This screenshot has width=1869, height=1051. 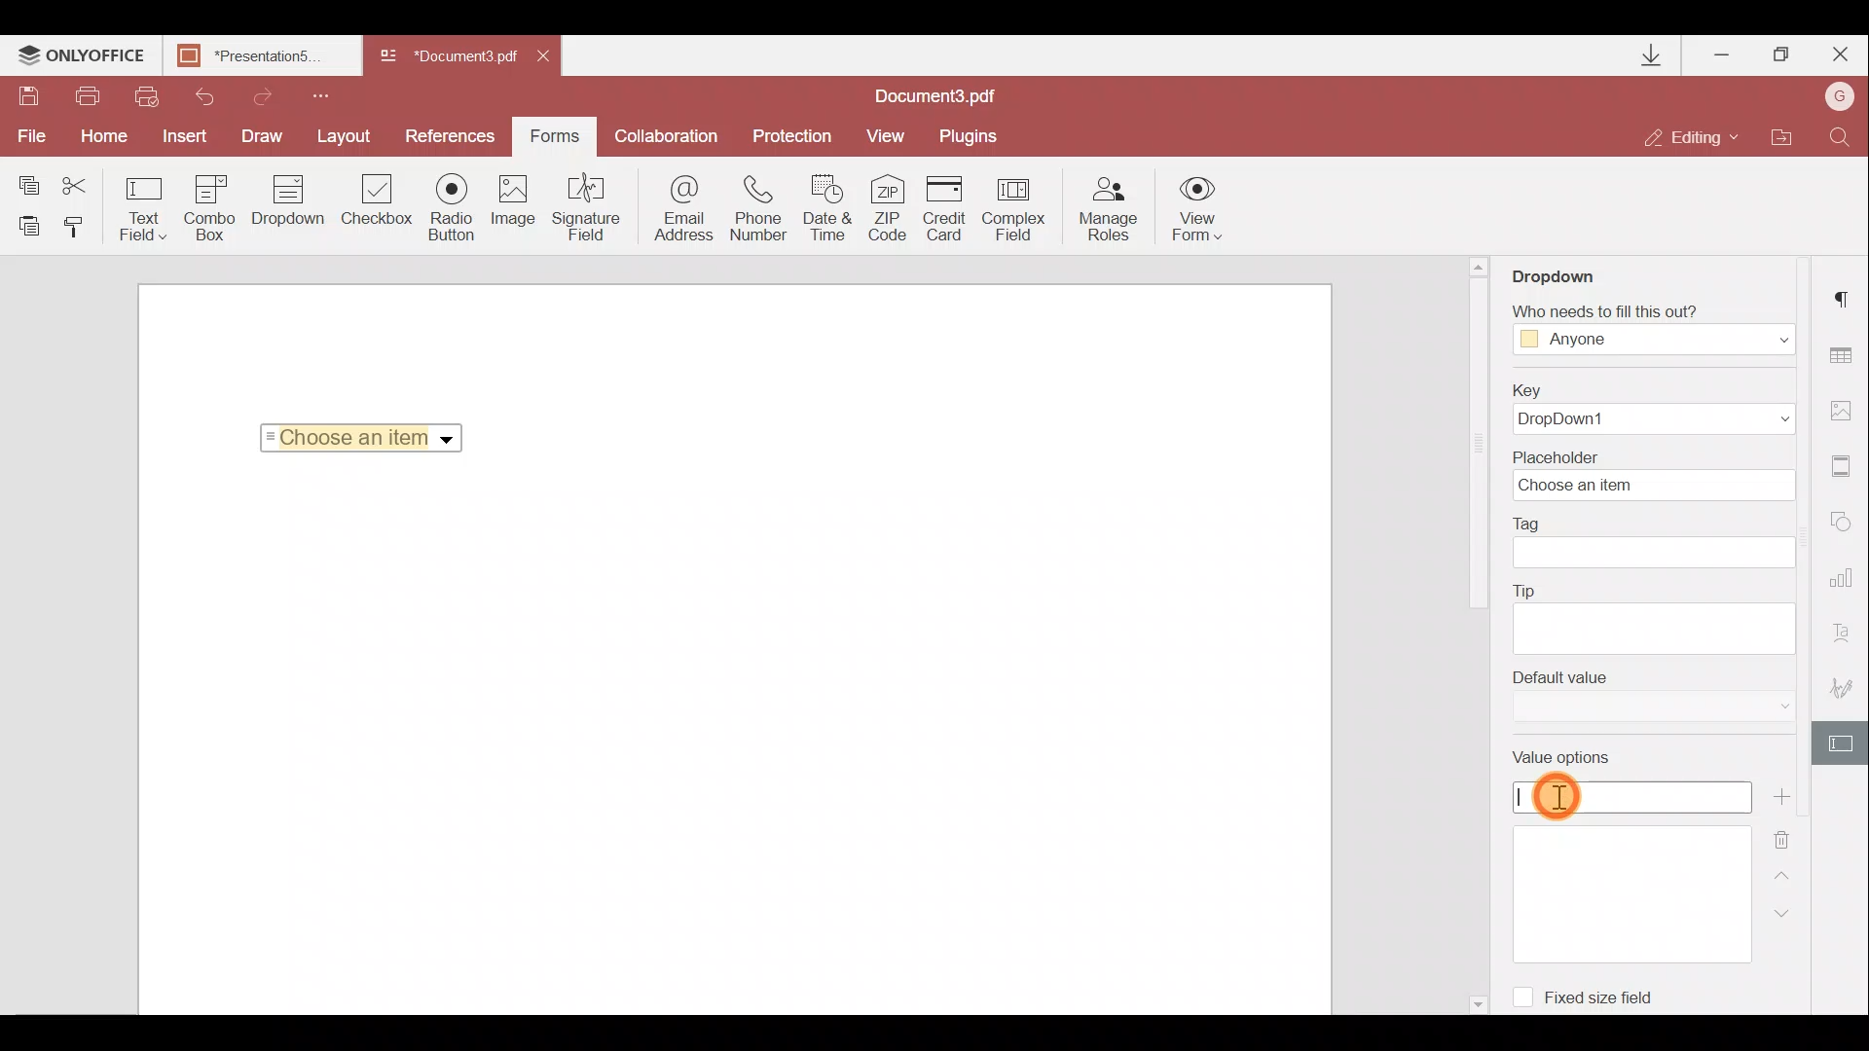 What do you see at coordinates (144, 95) in the screenshot?
I see `Quick print` at bounding box center [144, 95].